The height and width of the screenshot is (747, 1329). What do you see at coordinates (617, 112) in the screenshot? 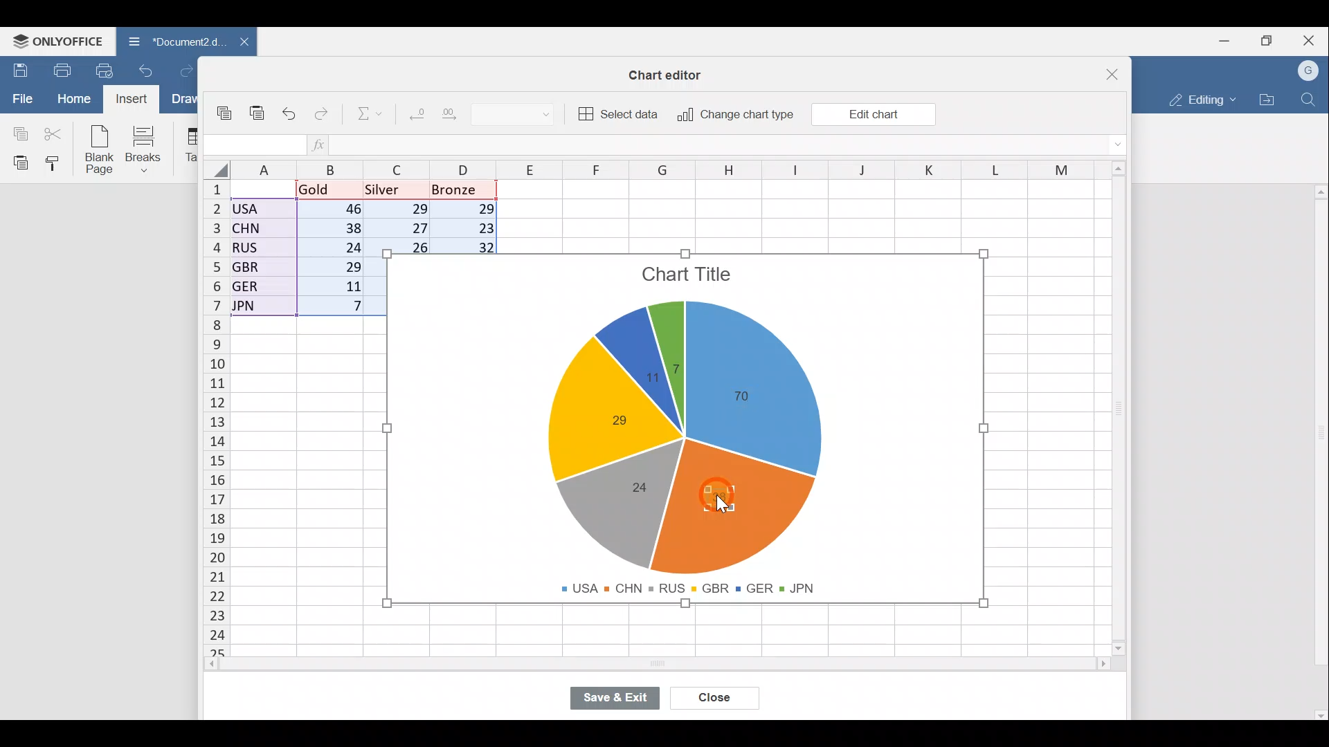
I see `Select data` at bounding box center [617, 112].